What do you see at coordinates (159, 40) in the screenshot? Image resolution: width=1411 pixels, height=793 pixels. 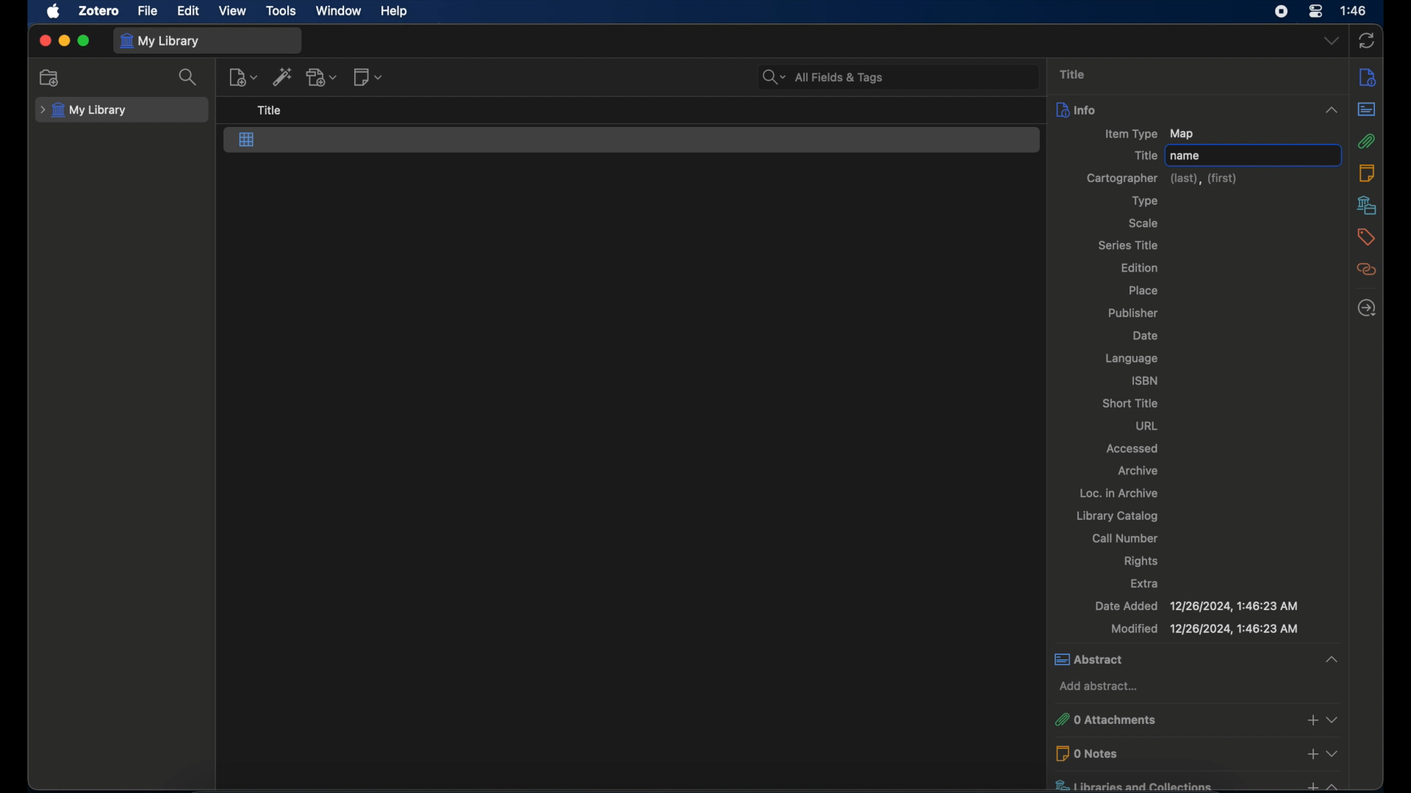 I see `my library` at bounding box center [159, 40].